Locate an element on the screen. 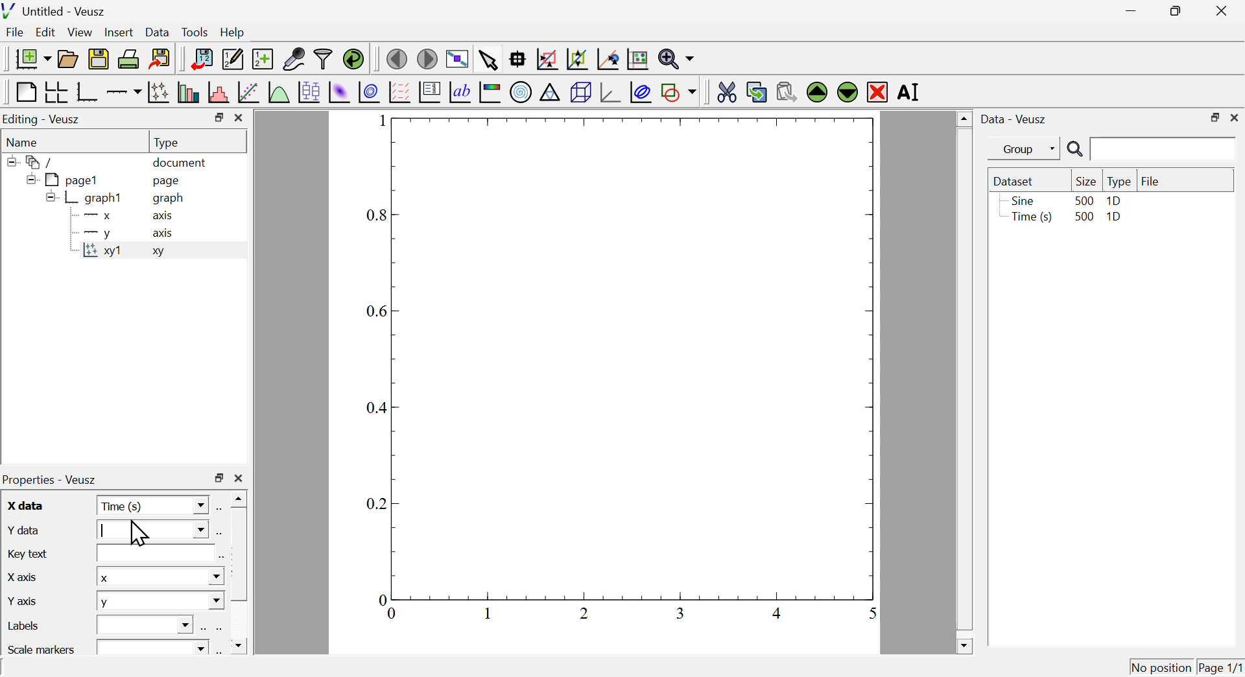 Image resolution: width=1245 pixels, height=677 pixels. x is located at coordinates (159, 577).